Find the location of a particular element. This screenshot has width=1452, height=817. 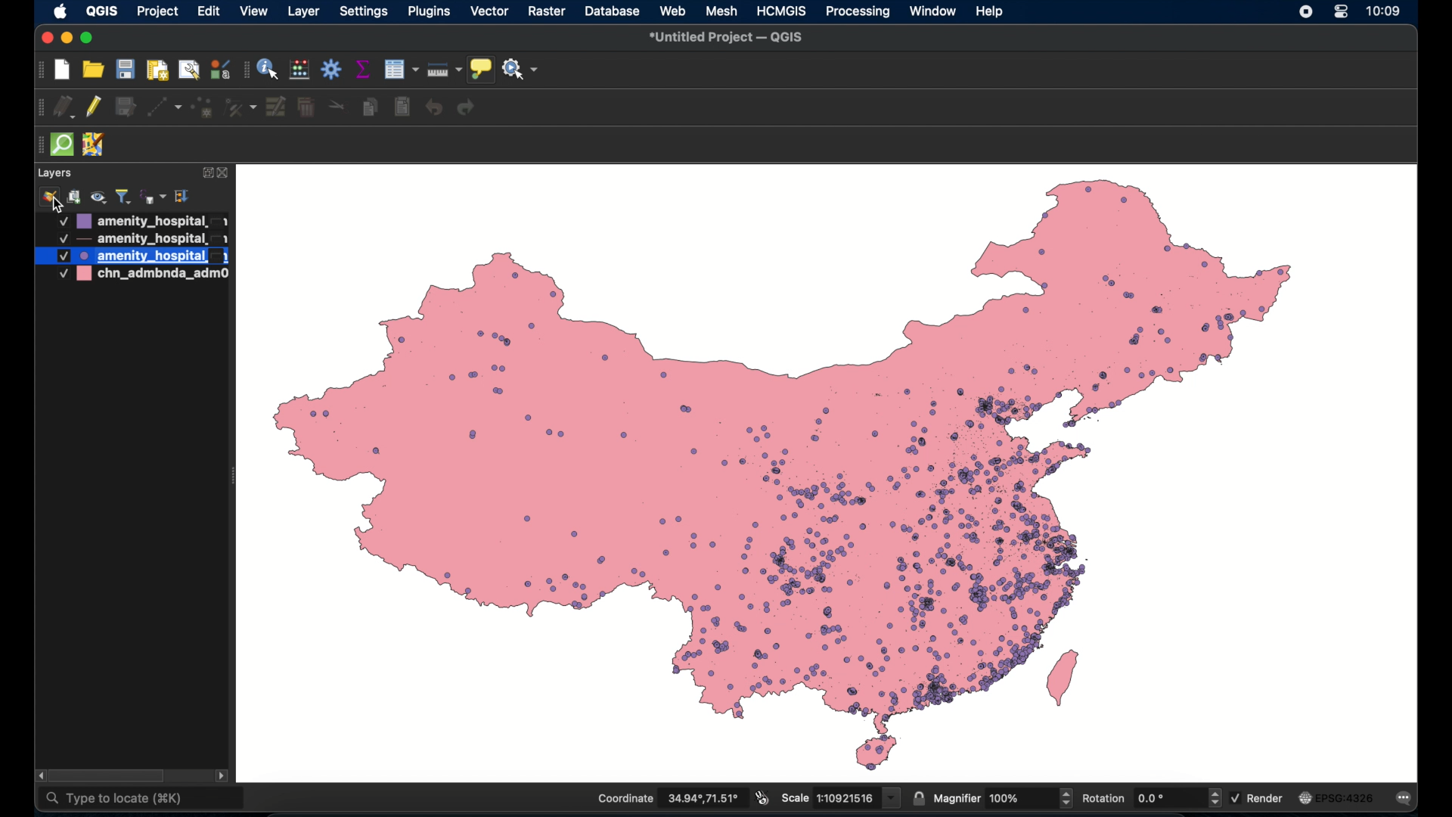

screen recorder is located at coordinates (1304, 13).